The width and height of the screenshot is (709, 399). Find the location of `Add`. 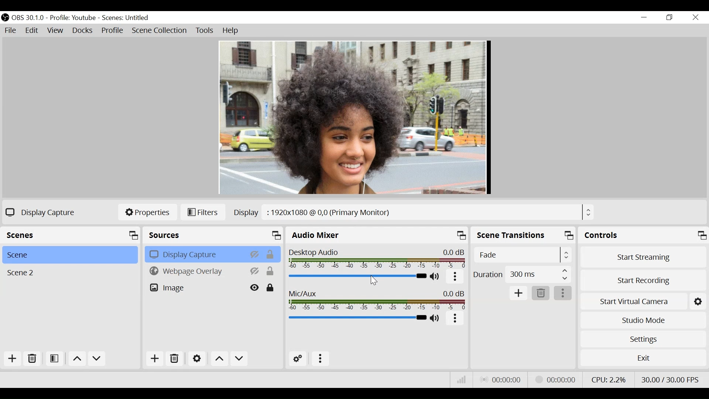

Add is located at coordinates (14, 359).